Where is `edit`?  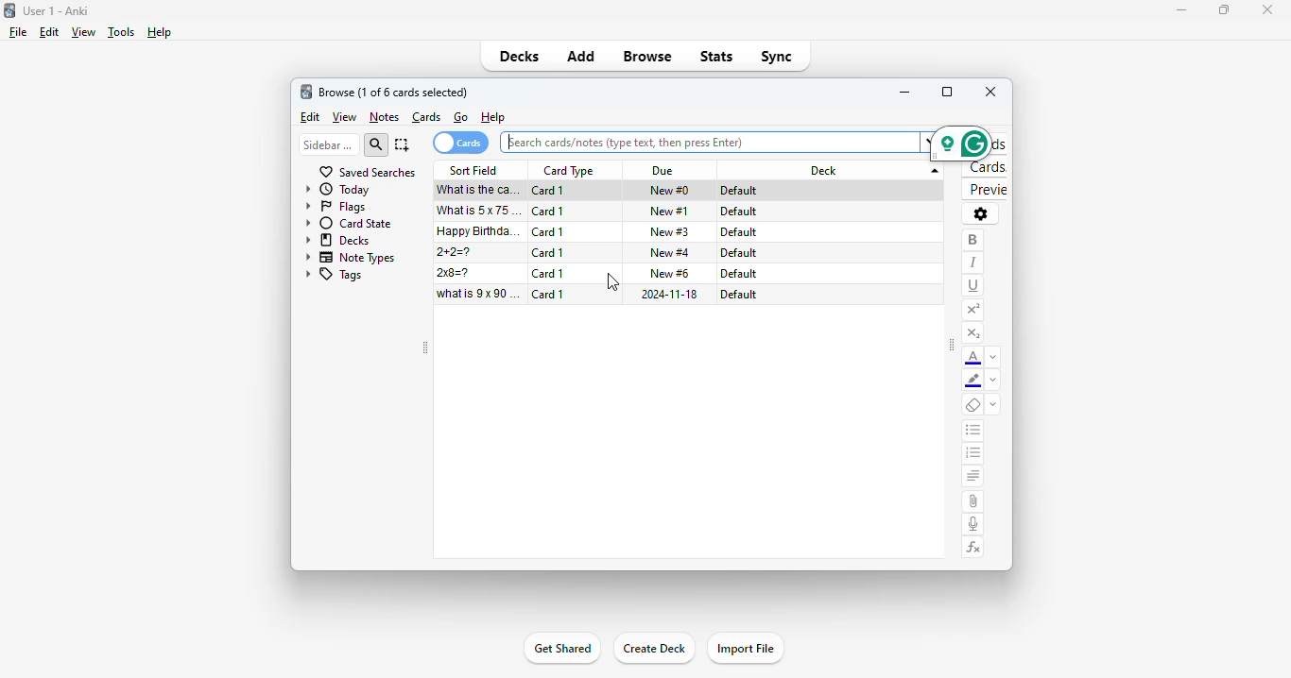 edit is located at coordinates (309, 117).